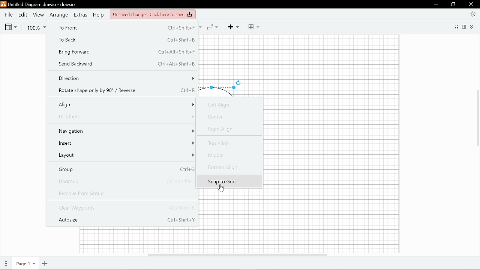 This screenshot has height=270, width=480. Describe the element at coordinates (126, 40) in the screenshot. I see `To back Ctrl+Shift+B` at that location.